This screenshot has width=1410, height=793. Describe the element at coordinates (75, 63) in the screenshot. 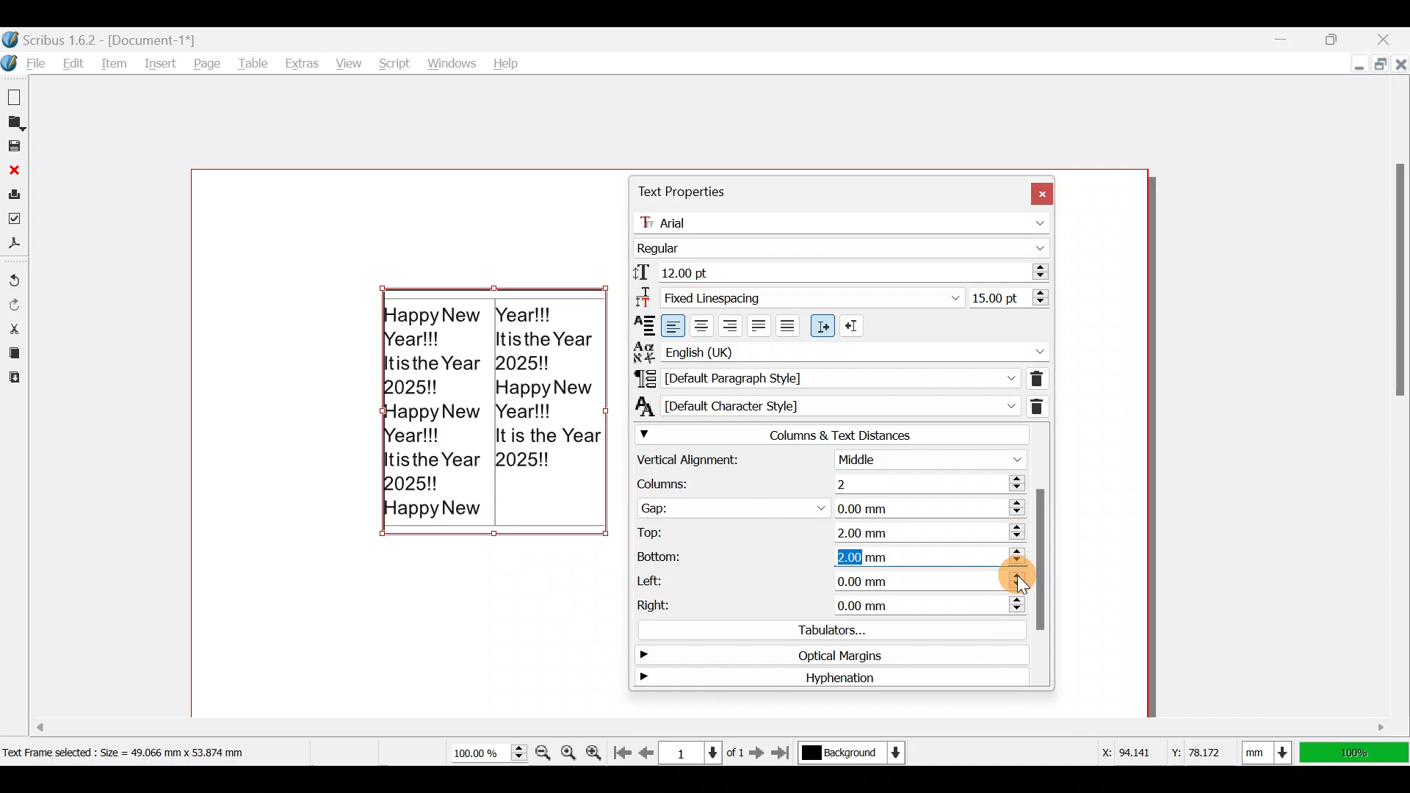

I see `Edit` at that location.